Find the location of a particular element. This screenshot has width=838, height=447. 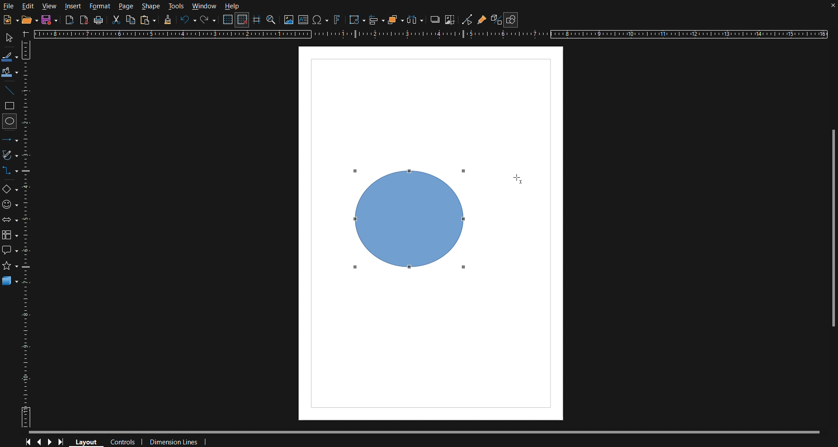

Toggle Extrusion is located at coordinates (496, 20).